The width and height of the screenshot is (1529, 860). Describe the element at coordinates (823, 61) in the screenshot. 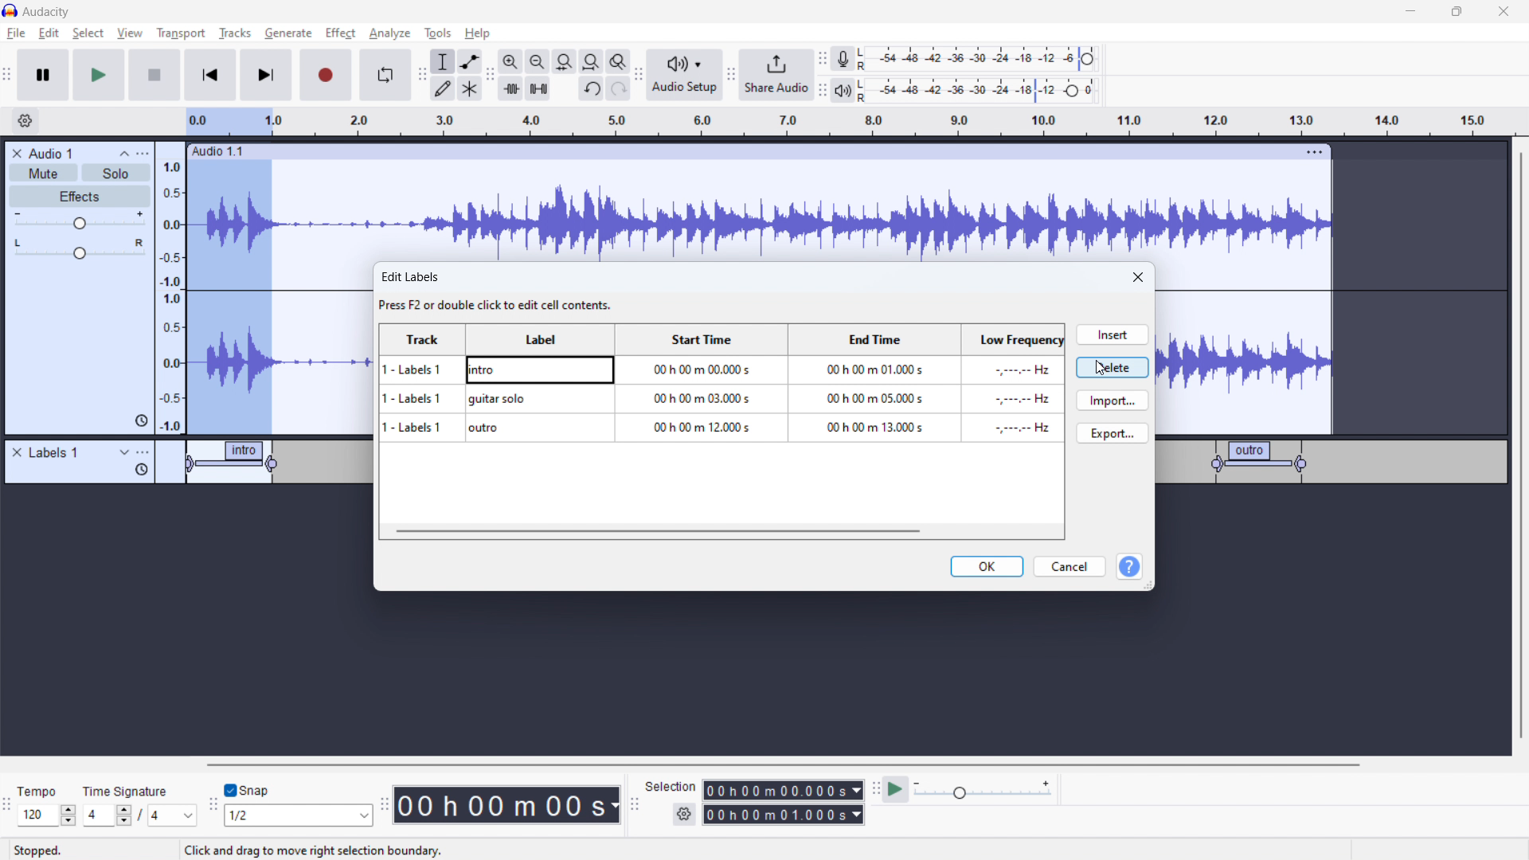

I see `recording meter toolbar` at that location.